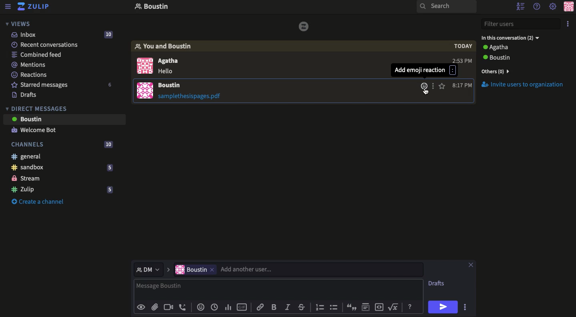  I want to click on Star, so click(442, 86).